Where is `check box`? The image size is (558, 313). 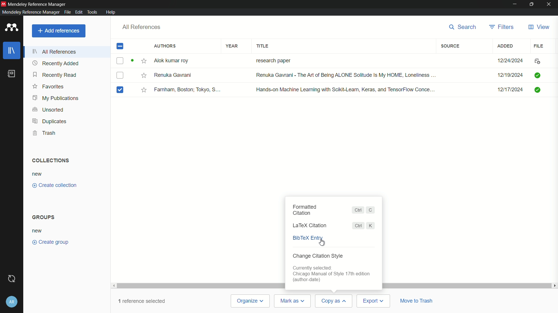 check box is located at coordinates (120, 46).